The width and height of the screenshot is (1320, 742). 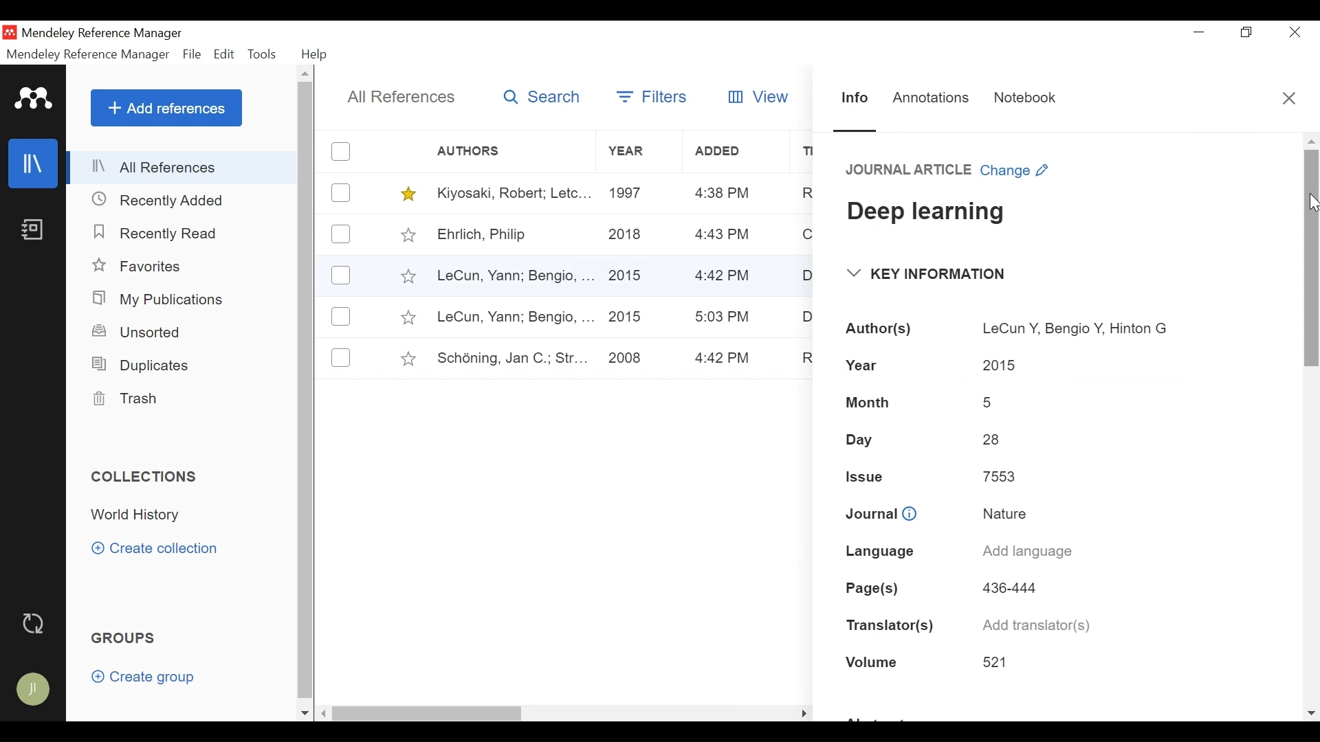 What do you see at coordinates (340, 234) in the screenshot?
I see `(un)select` at bounding box center [340, 234].